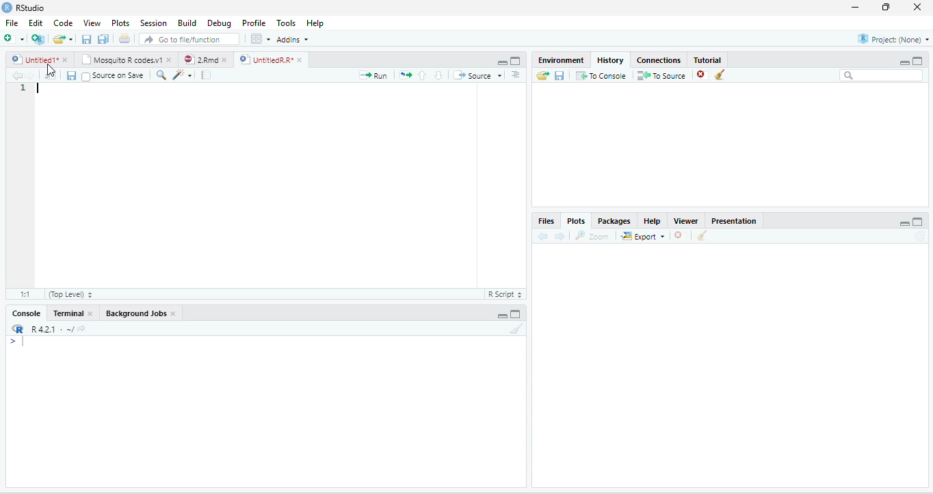  Describe the element at coordinates (642, 236) in the screenshot. I see `Export` at that location.